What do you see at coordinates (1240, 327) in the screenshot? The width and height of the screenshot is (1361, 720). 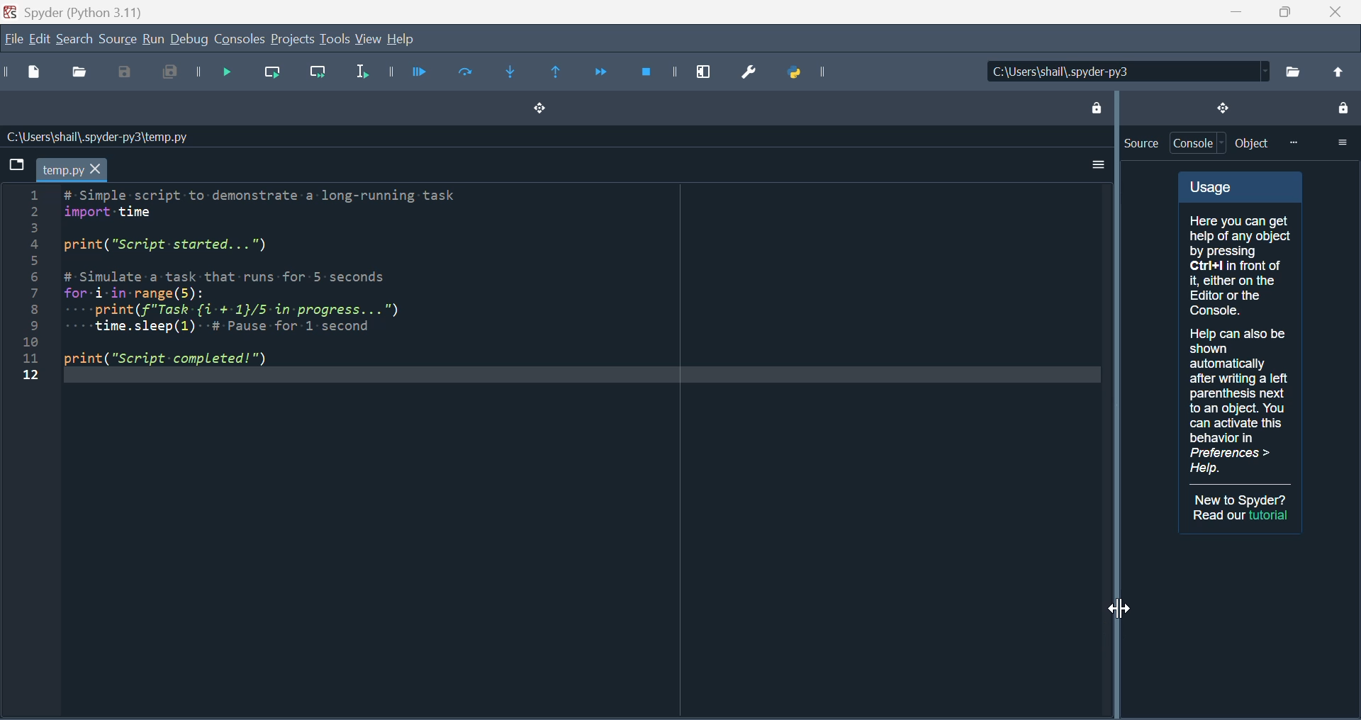 I see `Usage` at bounding box center [1240, 327].